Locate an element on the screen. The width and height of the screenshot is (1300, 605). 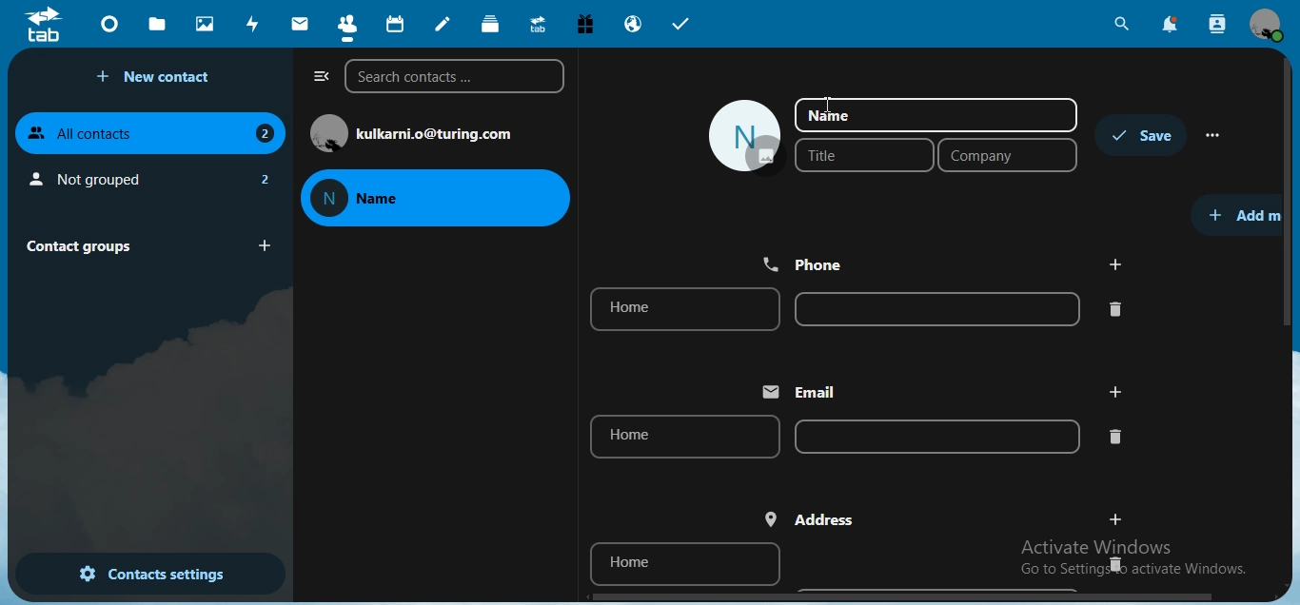
text is located at coordinates (440, 133).